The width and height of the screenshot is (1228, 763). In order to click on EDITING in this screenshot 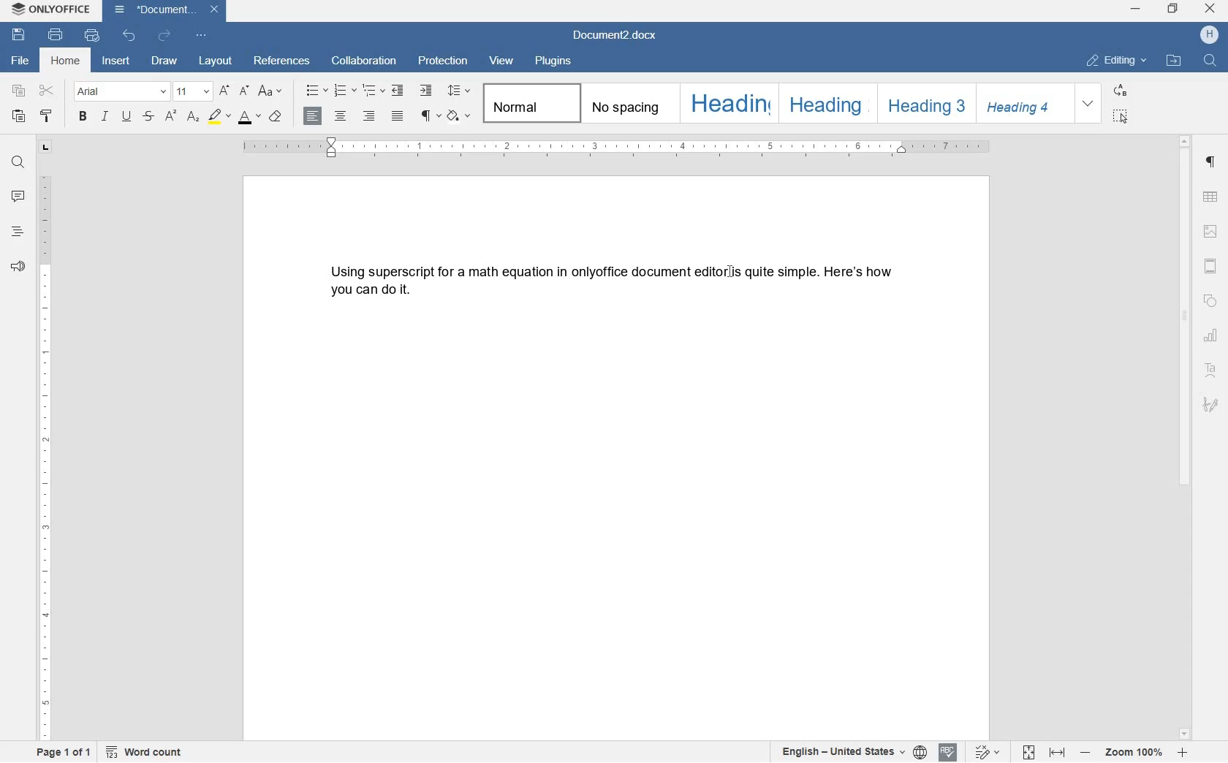, I will do `click(1118, 61)`.